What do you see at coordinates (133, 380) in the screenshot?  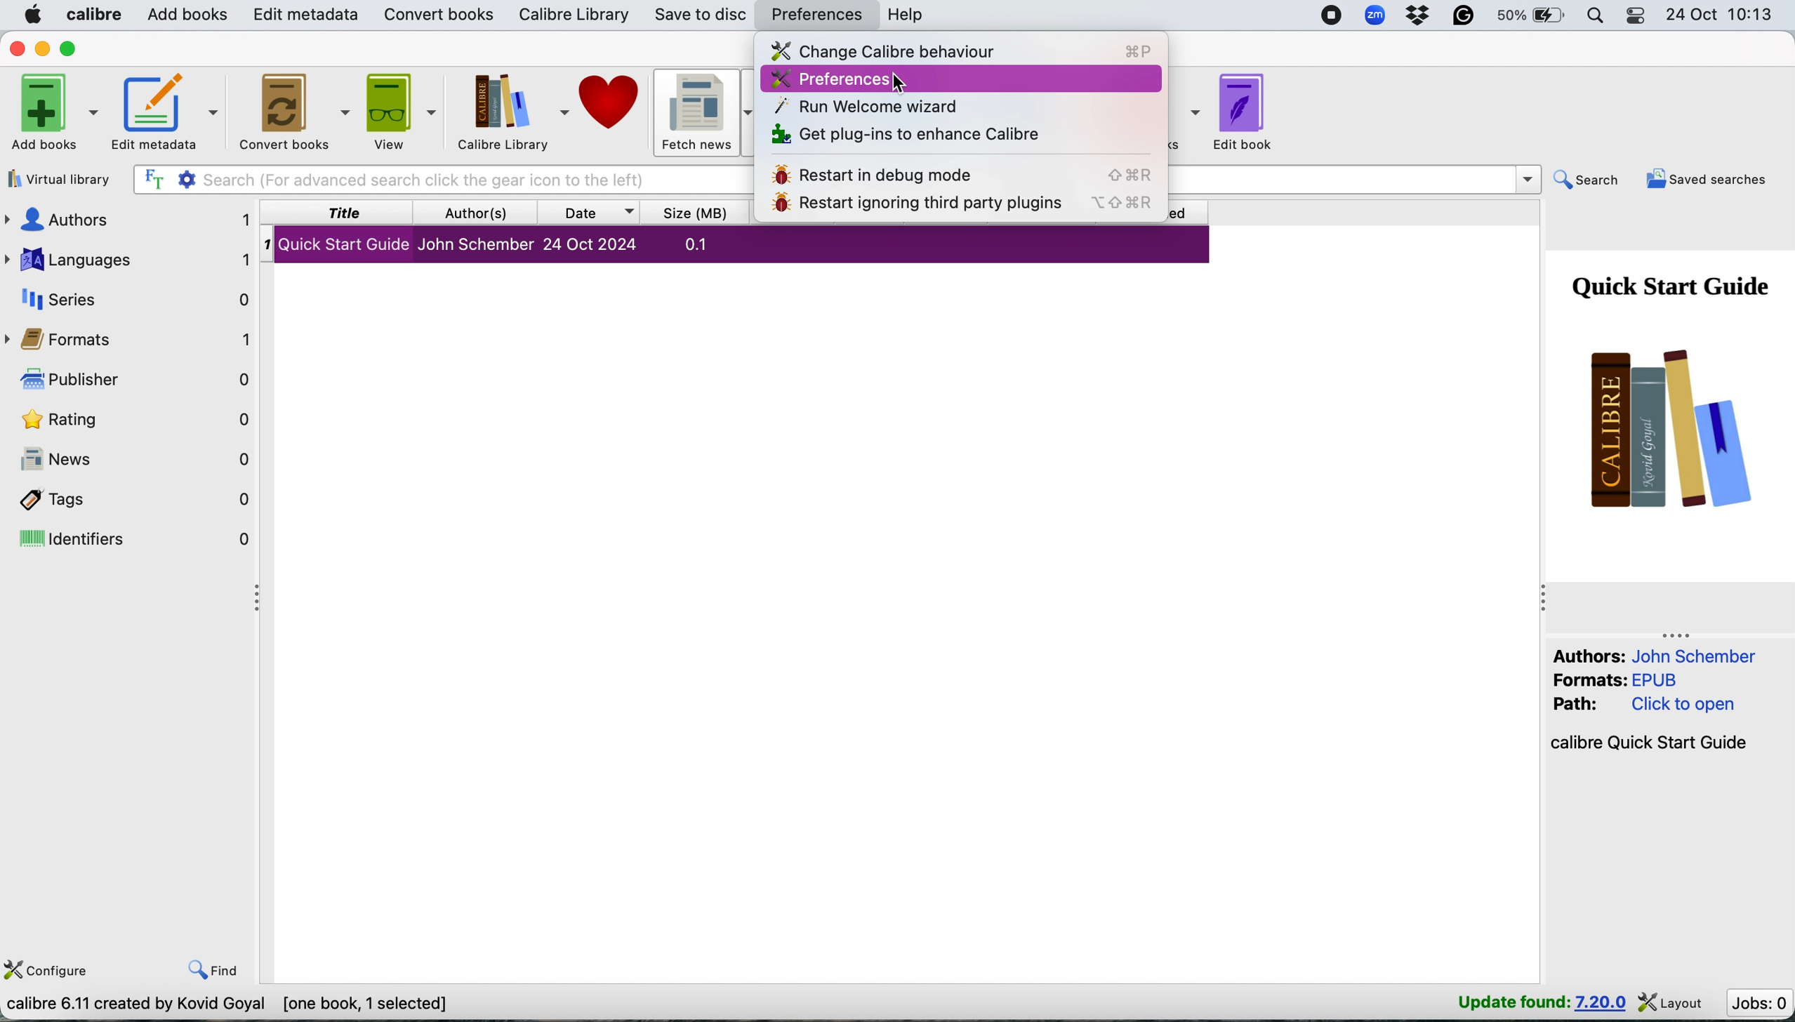 I see `publisher` at bounding box center [133, 380].